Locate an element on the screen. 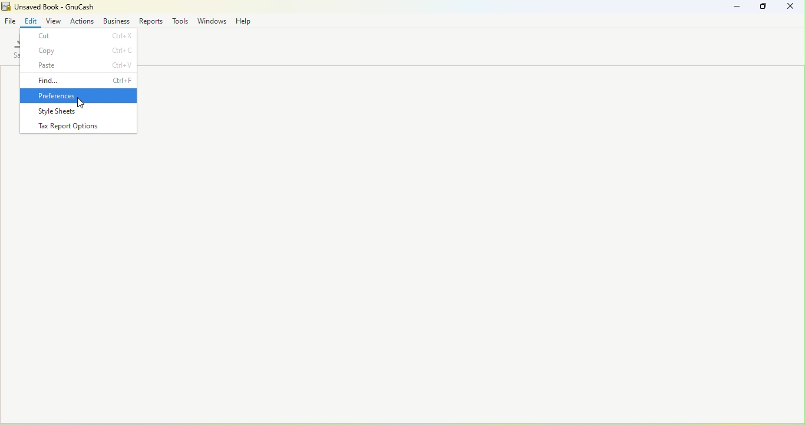 This screenshot has height=425, width=805. Find is located at coordinates (77, 80).